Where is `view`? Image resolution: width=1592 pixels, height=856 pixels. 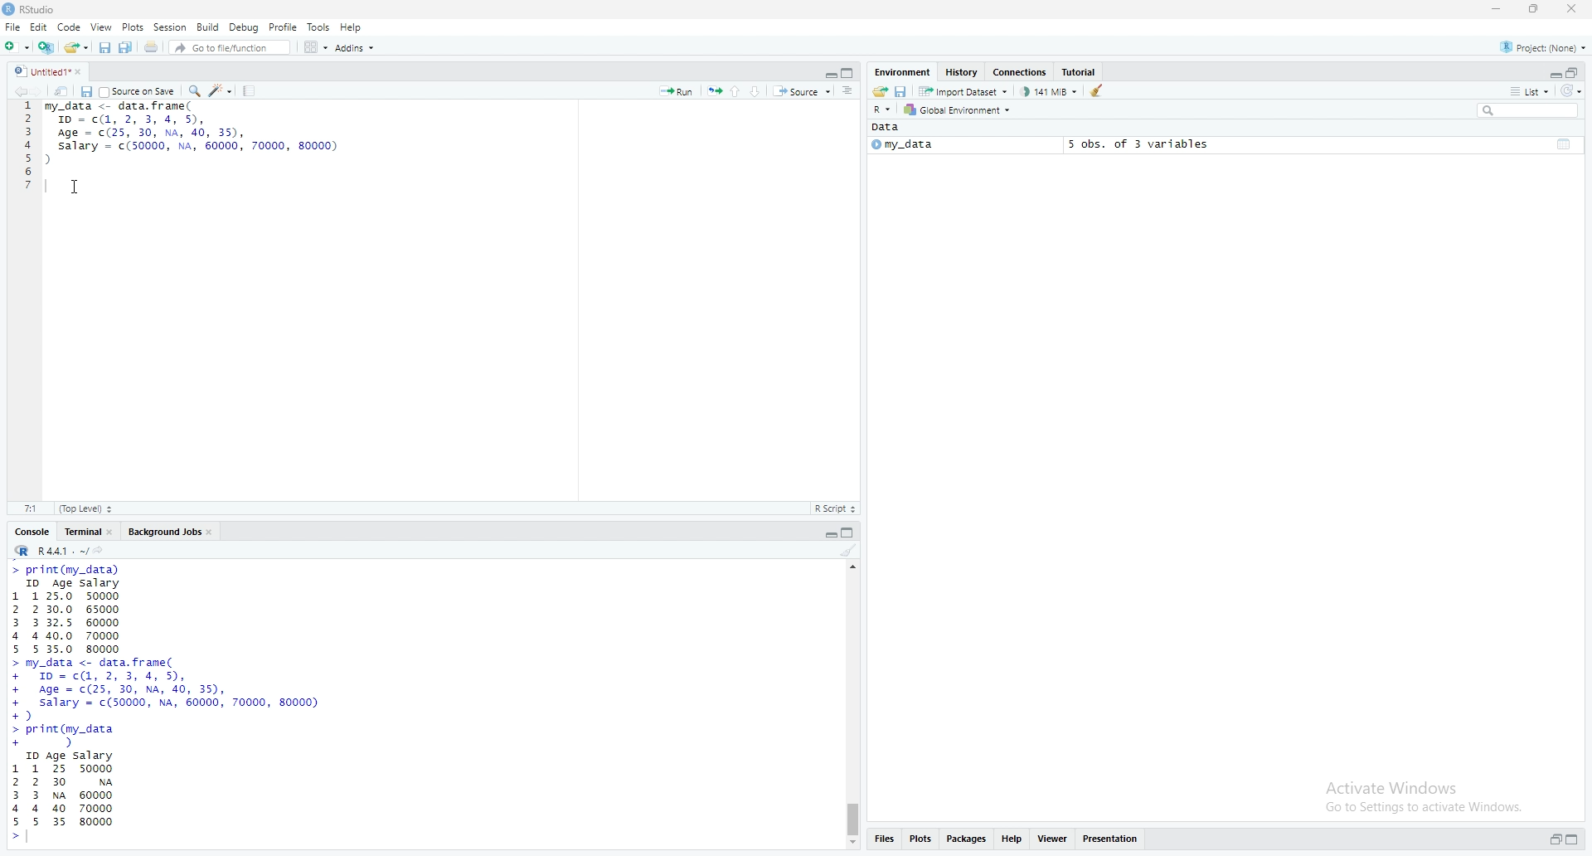
view is located at coordinates (101, 27).